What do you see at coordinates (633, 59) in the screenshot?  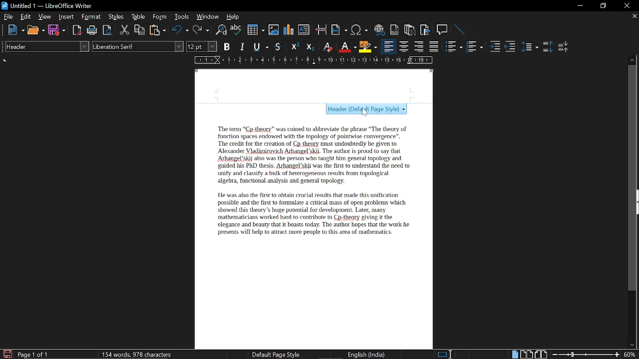 I see `Move up` at bounding box center [633, 59].